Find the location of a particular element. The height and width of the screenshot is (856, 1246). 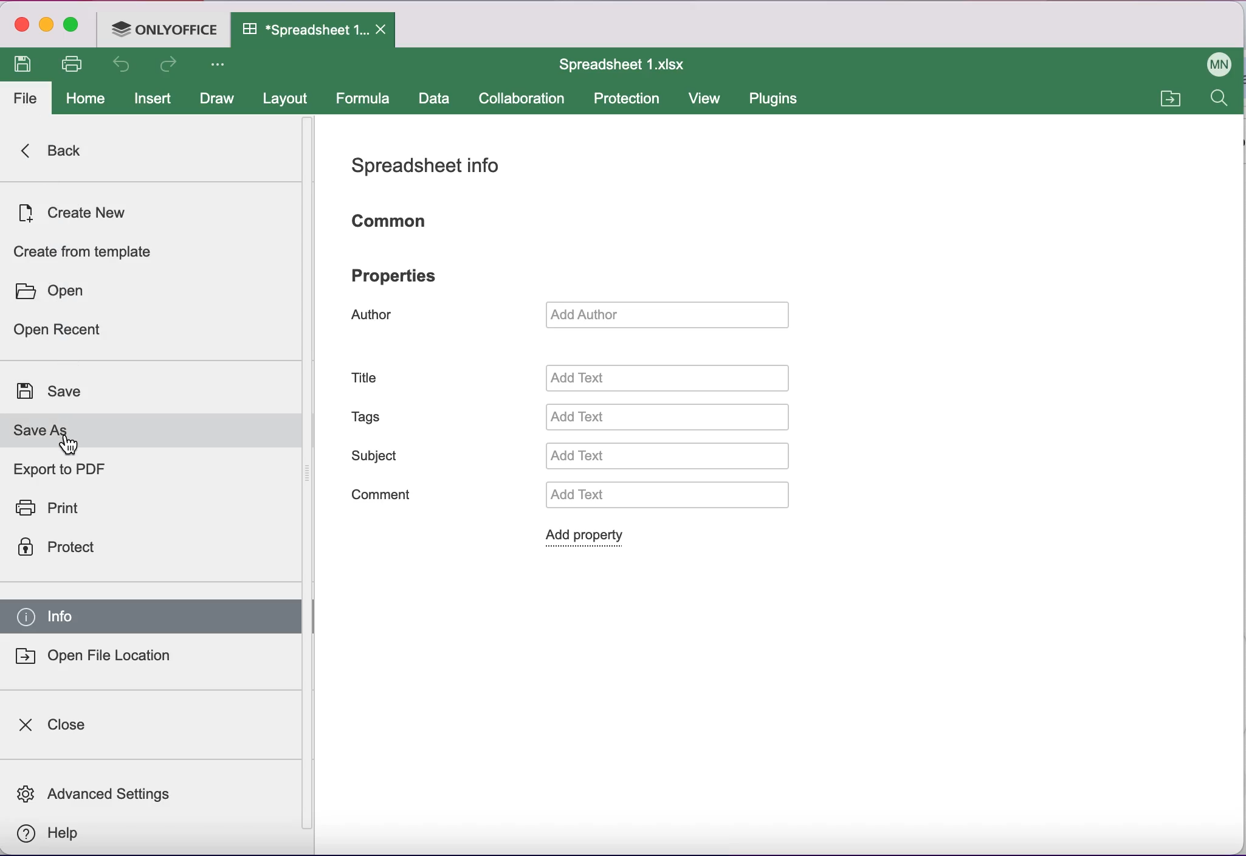

formula is located at coordinates (366, 99).